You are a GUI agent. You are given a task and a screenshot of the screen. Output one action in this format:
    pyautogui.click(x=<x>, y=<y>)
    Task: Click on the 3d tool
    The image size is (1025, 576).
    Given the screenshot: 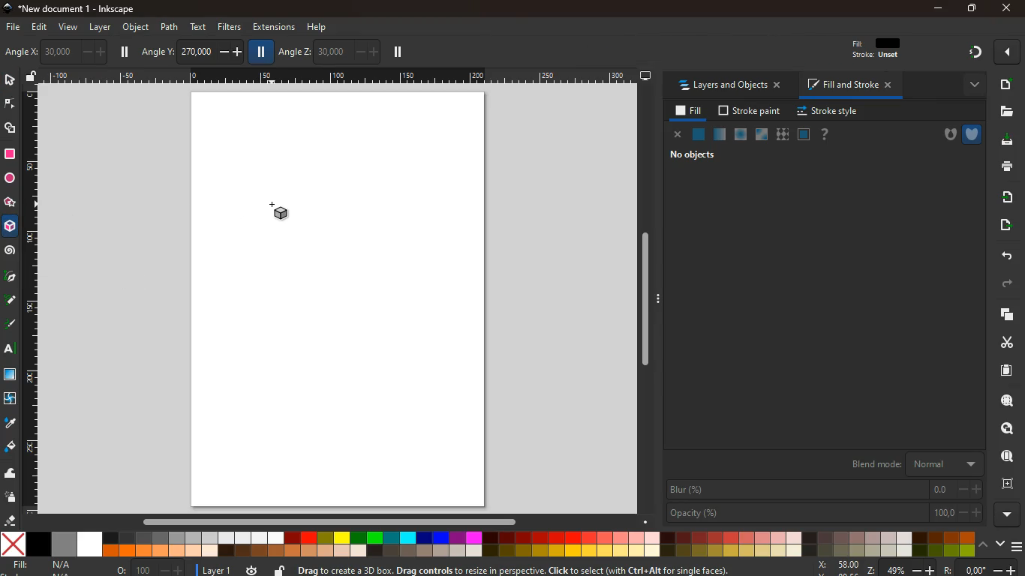 What is the action you would take?
    pyautogui.click(x=287, y=215)
    